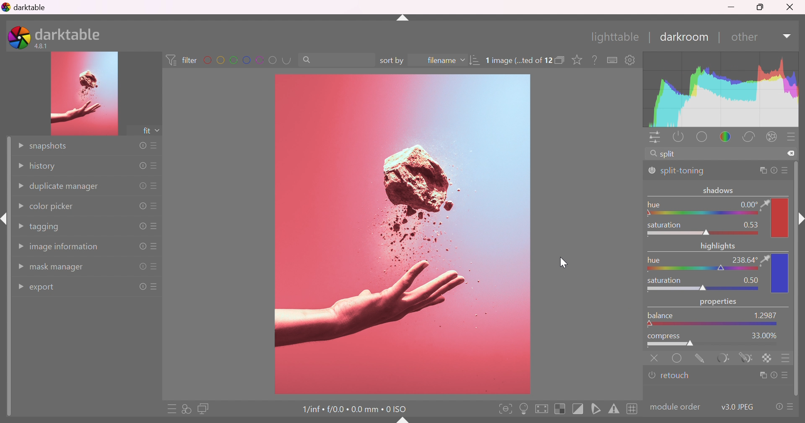 The height and width of the screenshot is (423, 805). Describe the element at coordinates (559, 408) in the screenshot. I see `toggle indication of raw overexposure` at that location.